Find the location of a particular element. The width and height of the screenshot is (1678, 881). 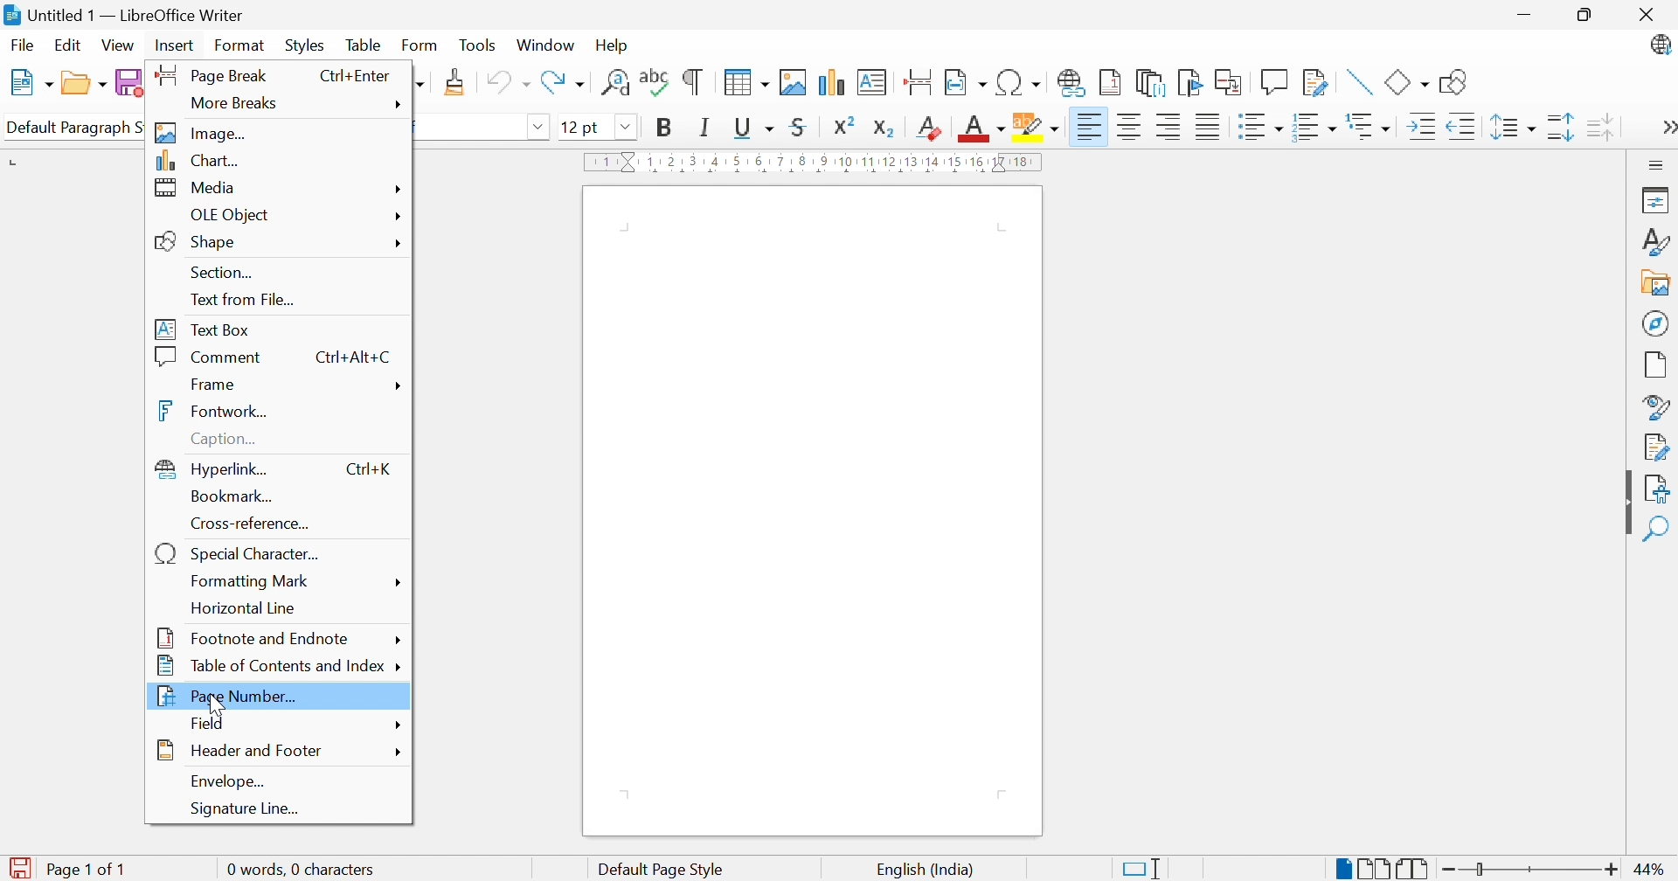

Properties is located at coordinates (1653, 199).